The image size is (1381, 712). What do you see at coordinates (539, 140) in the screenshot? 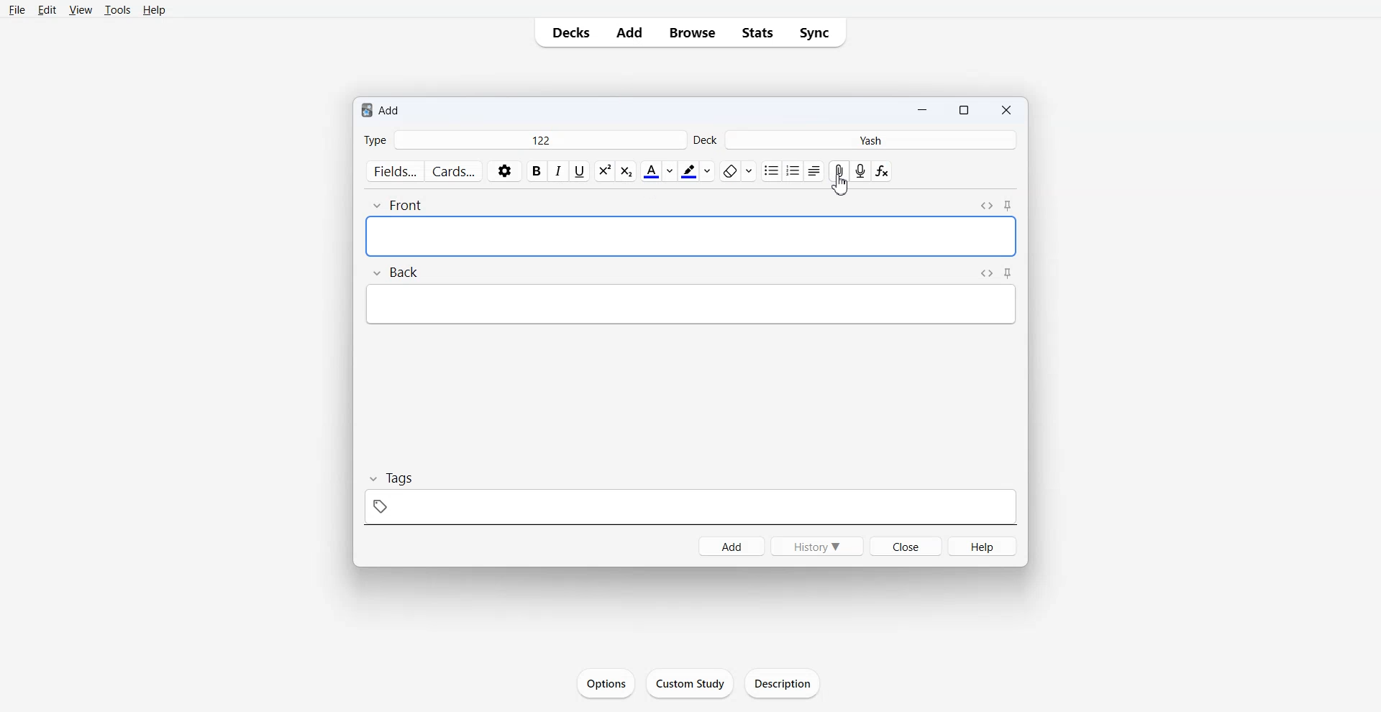
I see `122` at bounding box center [539, 140].